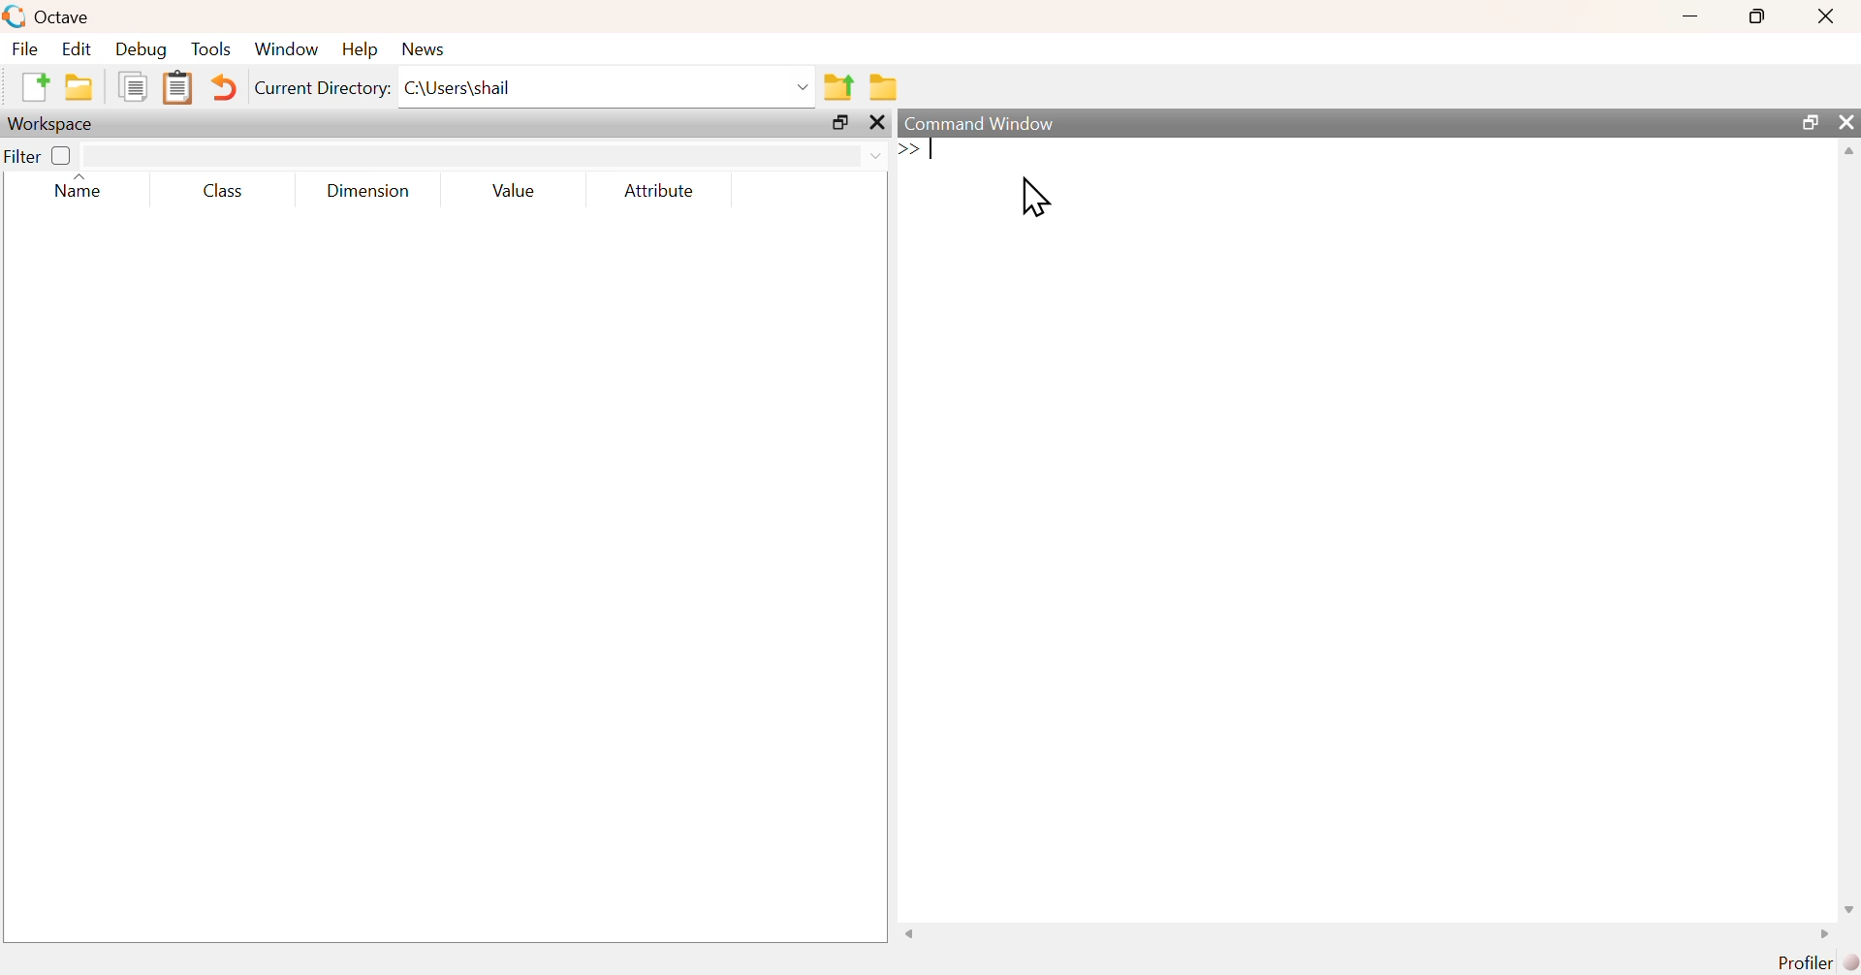 The height and width of the screenshot is (975, 1861). I want to click on Minimize, so click(1691, 16).